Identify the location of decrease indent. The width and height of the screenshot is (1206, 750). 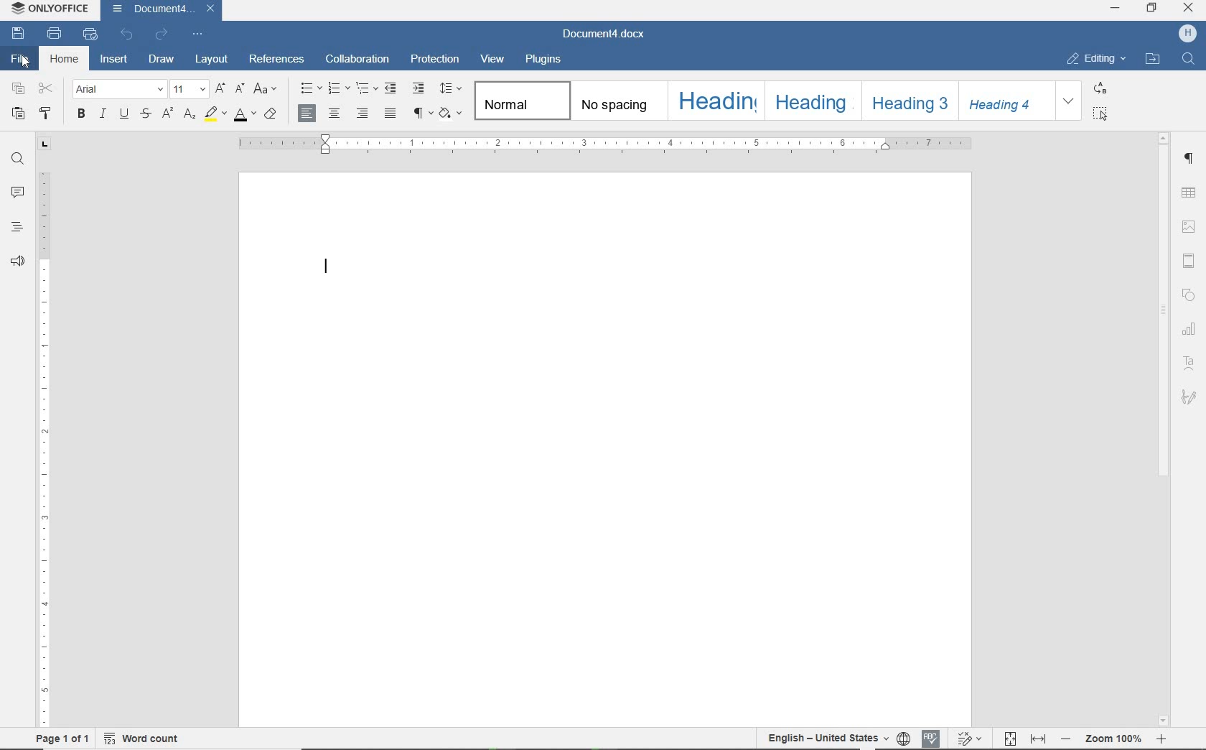
(393, 88).